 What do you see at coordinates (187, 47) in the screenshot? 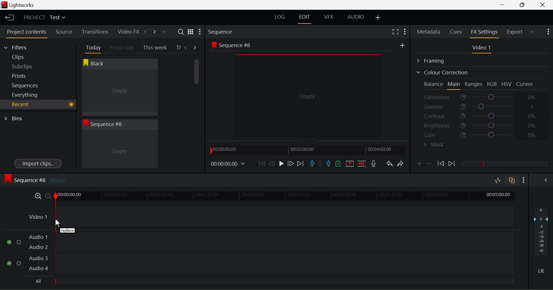
I see `Previous Tab` at bounding box center [187, 47].